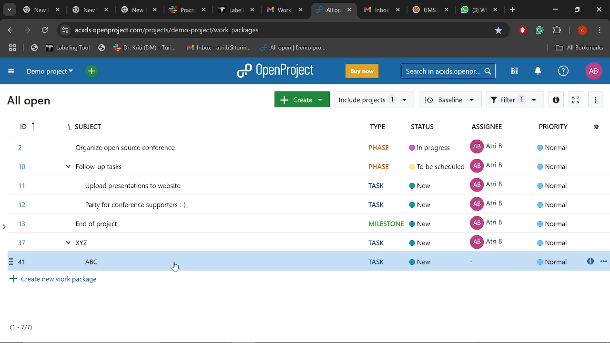  I want to click on Control and customize chrome, so click(600, 30).